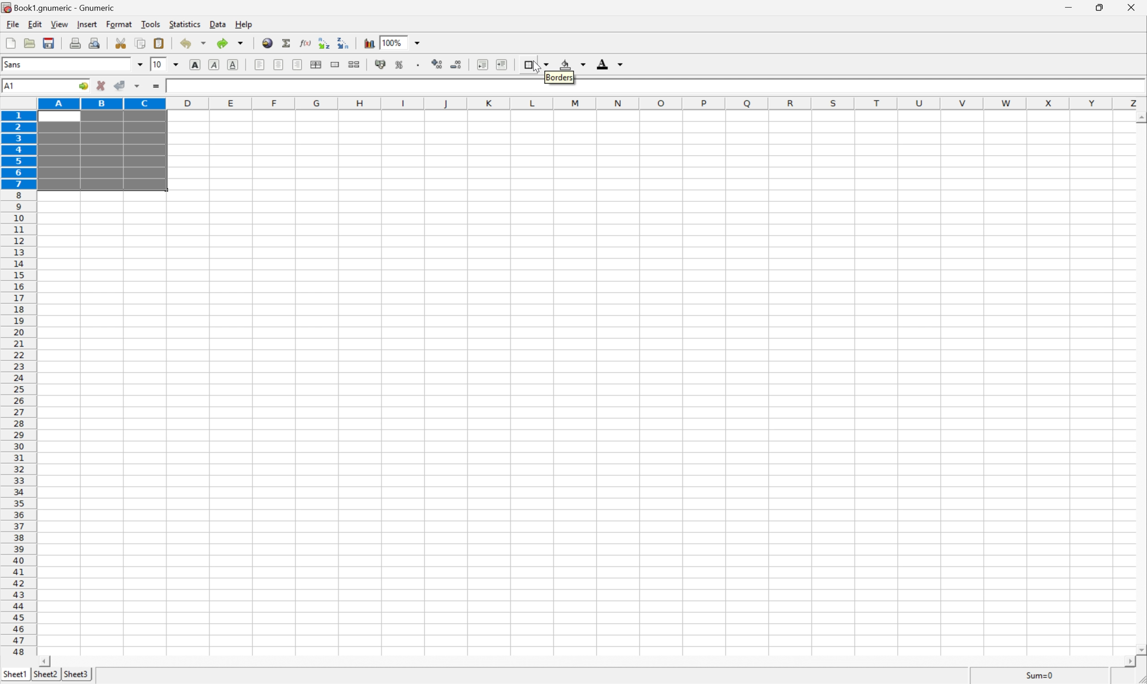 This screenshot has width=1147, height=684. What do you see at coordinates (121, 43) in the screenshot?
I see `cut` at bounding box center [121, 43].